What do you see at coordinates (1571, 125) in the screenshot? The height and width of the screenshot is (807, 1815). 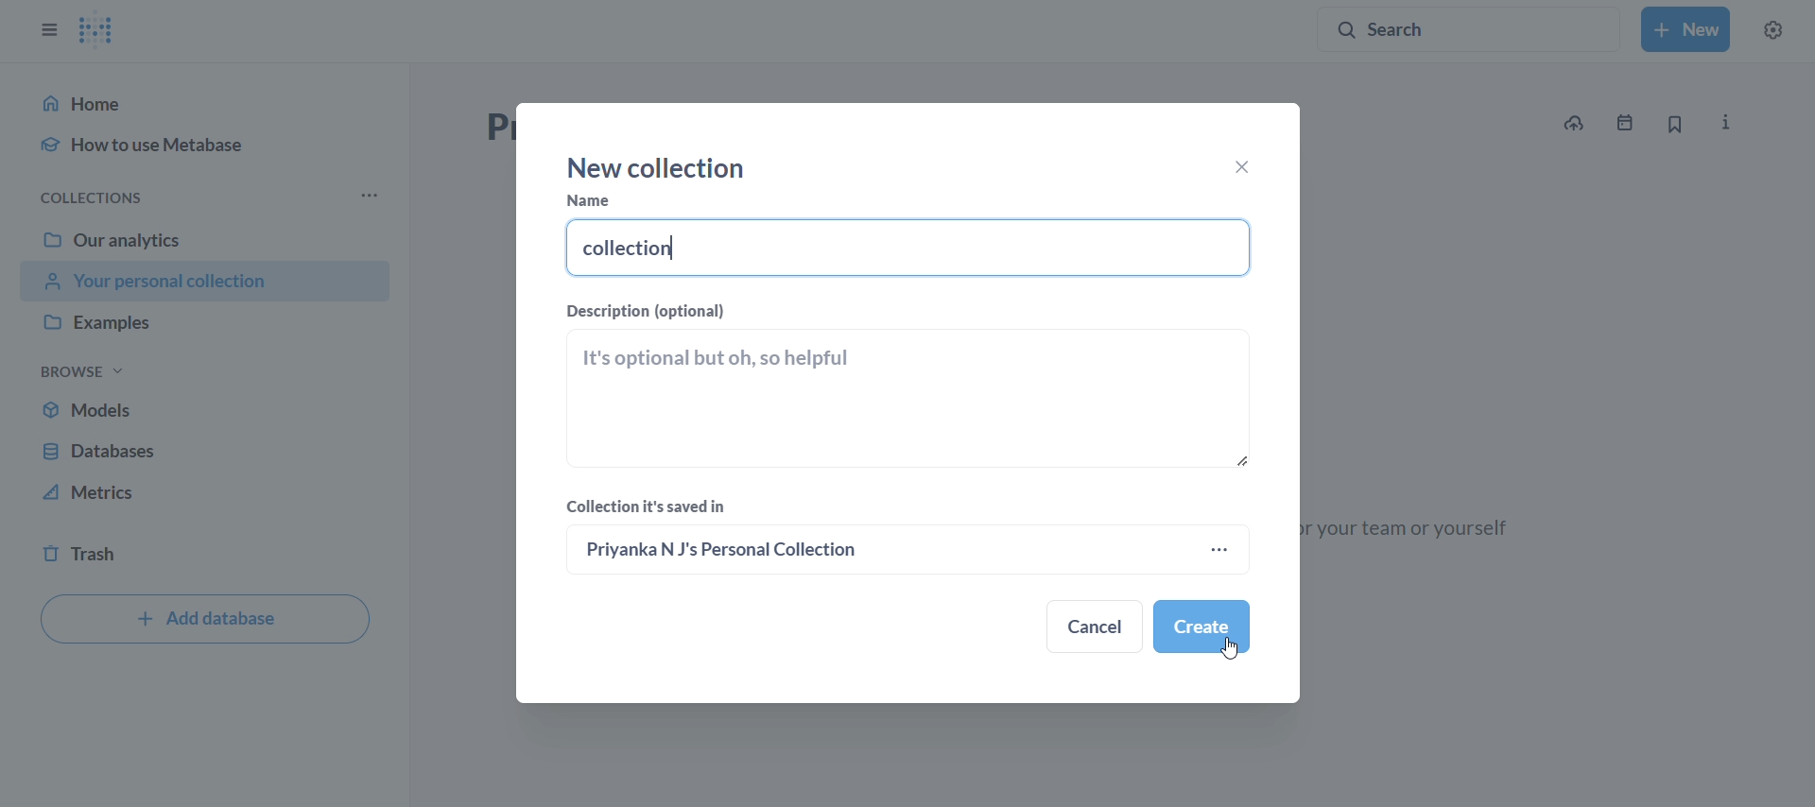 I see `upload data to new collecting` at bounding box center [1571, 125].